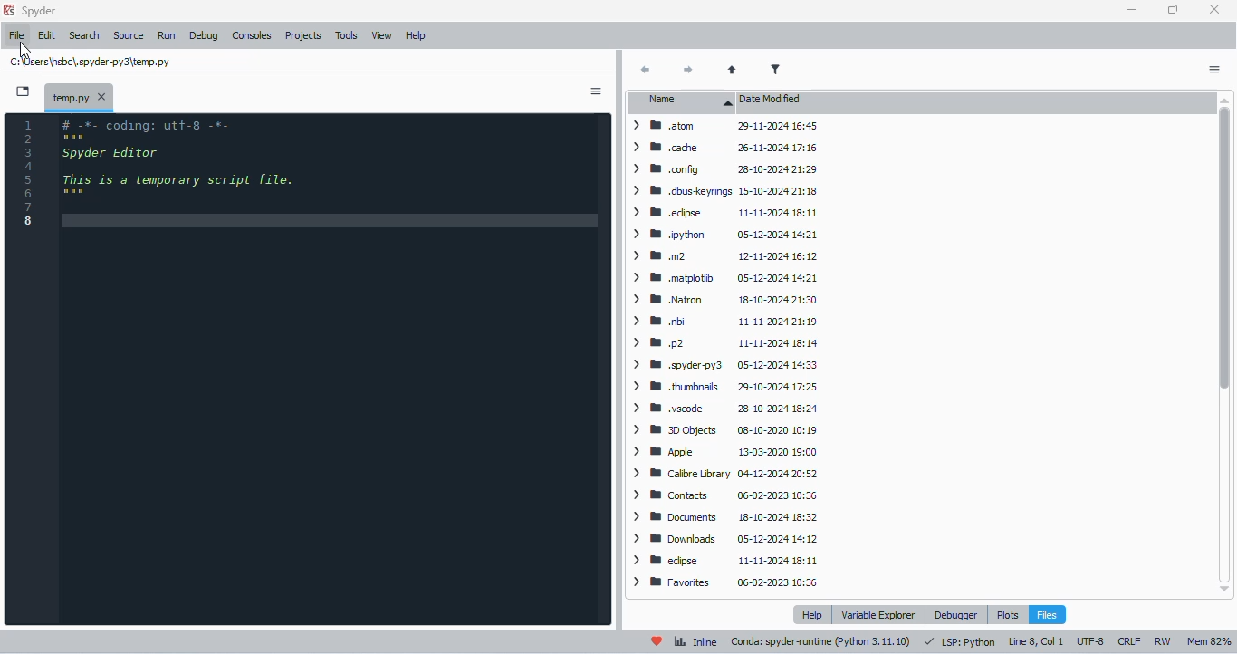 The width and height of the screenshot is (1237, 654). Describe the element at coordinates (722, 322) in the screenshot. I see `> IB nbi 11-11-2024 21:19` at that location.